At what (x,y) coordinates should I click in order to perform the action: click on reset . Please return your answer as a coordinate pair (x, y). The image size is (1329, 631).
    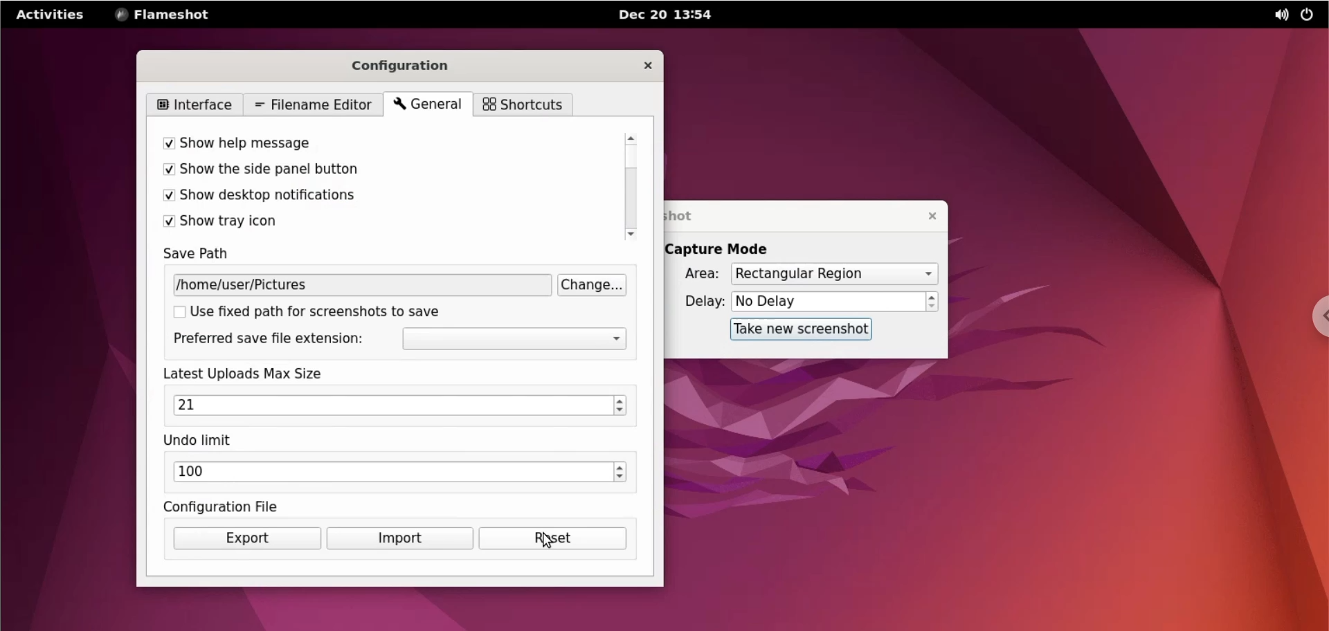
    Looking at the image, I should click on (551, 538).